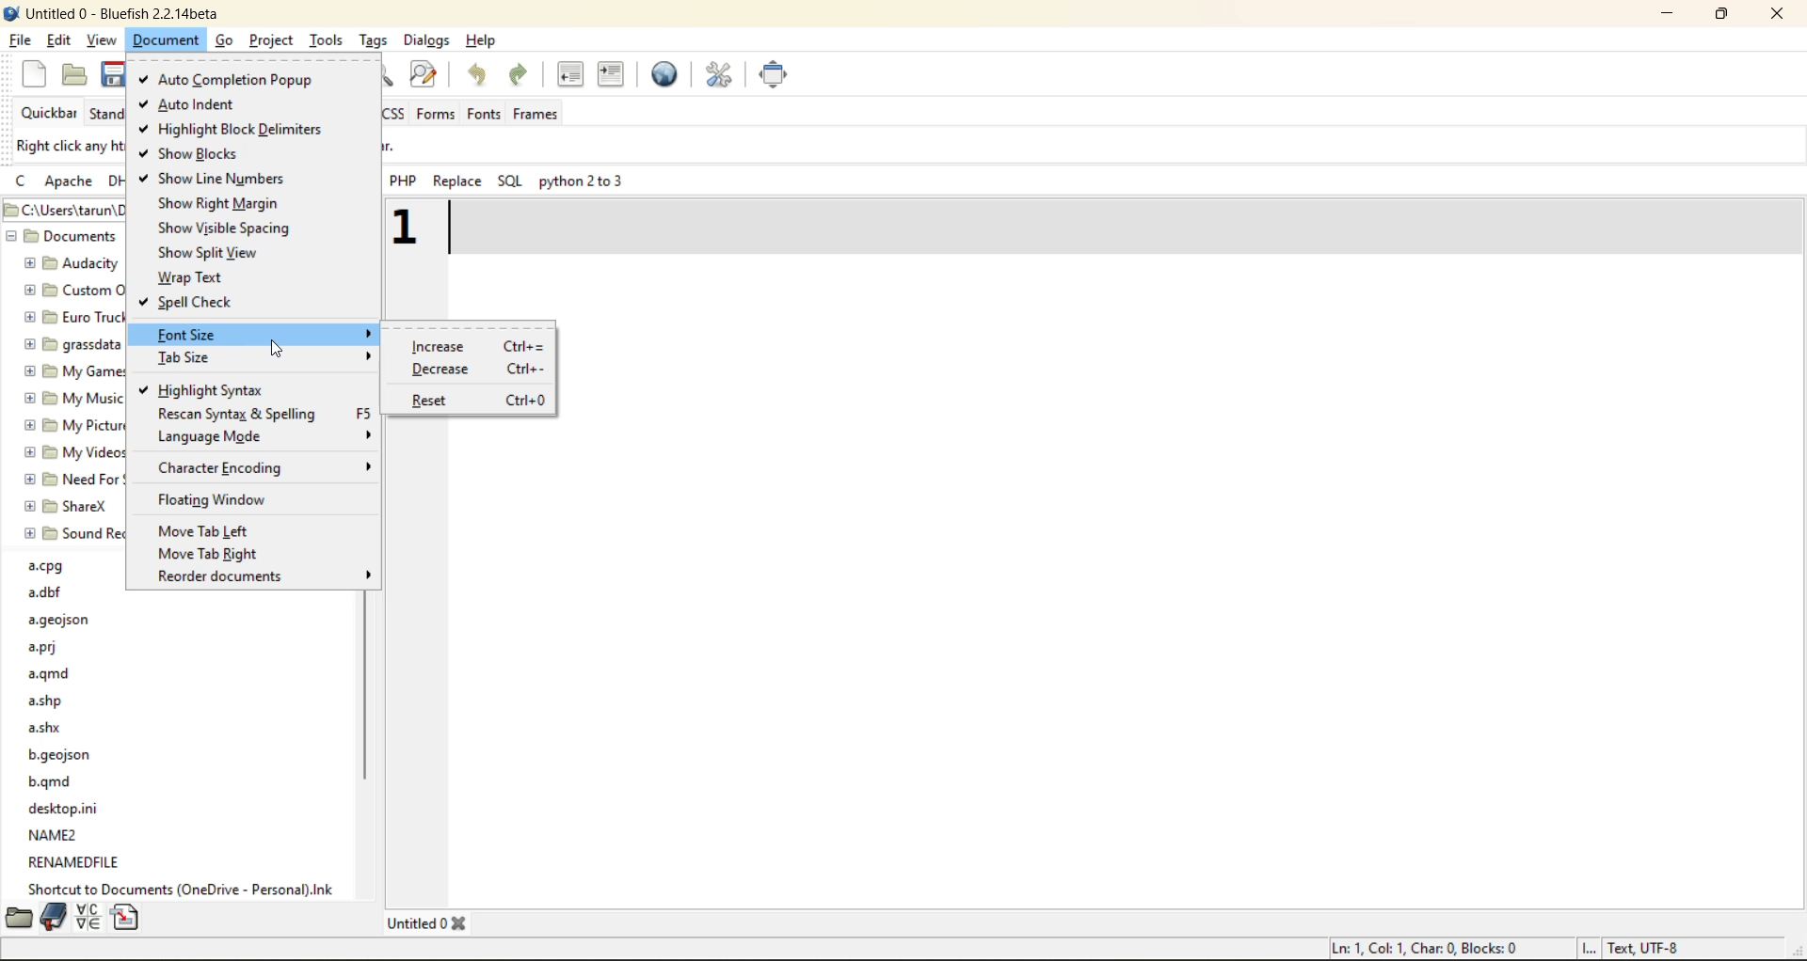  What do you see at coordinates (483, 41) in the screenshot?
I see `help` at bounding box center [483, 41].